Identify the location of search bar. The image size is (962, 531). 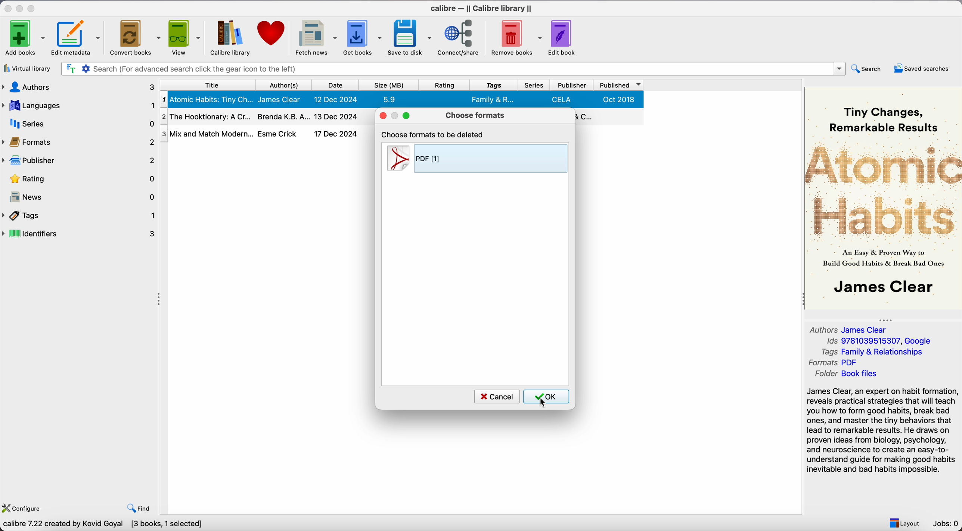
(454, 68).